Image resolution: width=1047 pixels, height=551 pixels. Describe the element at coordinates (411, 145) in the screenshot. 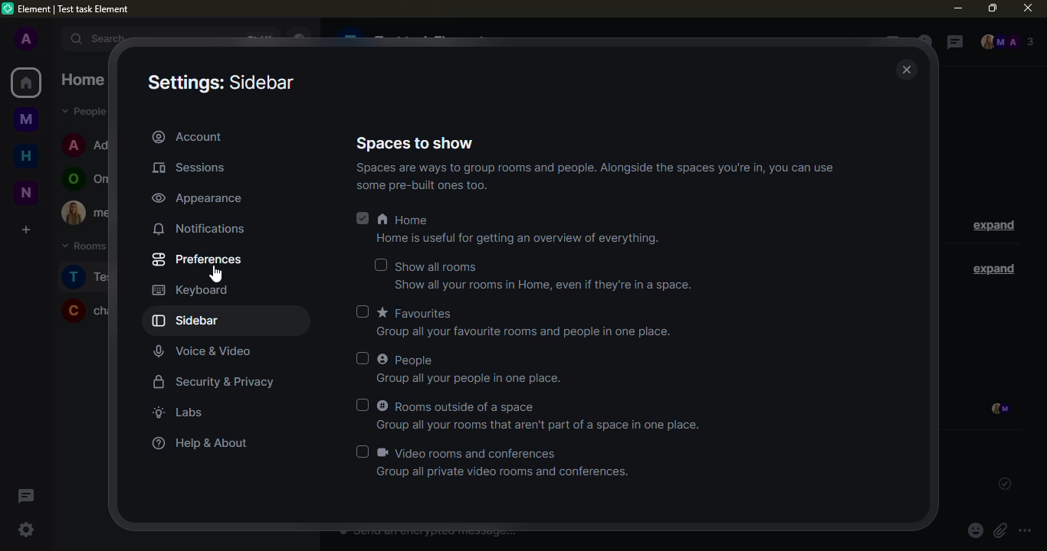

I see `spaces to show` at that location.